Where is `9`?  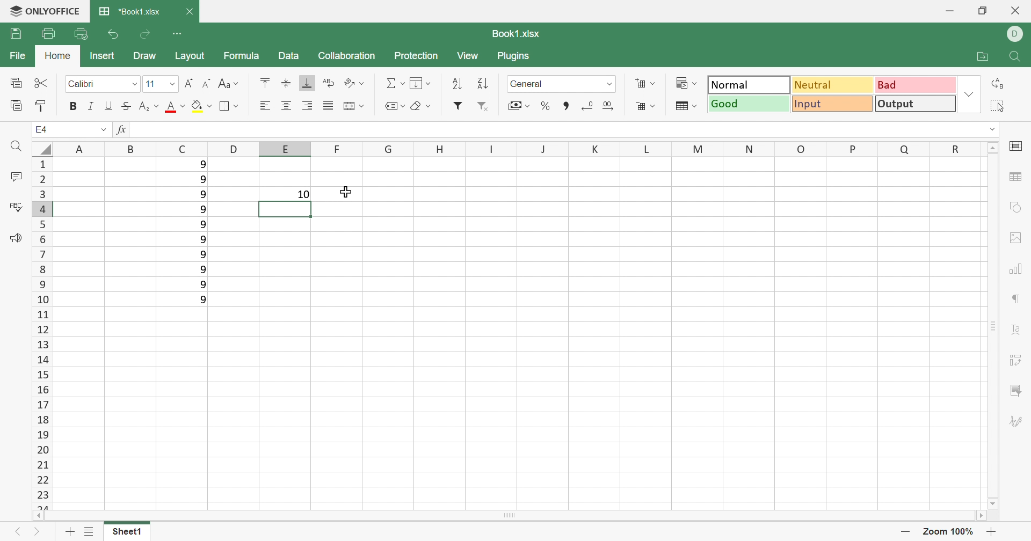 9 is located at coordinates (202, 286).